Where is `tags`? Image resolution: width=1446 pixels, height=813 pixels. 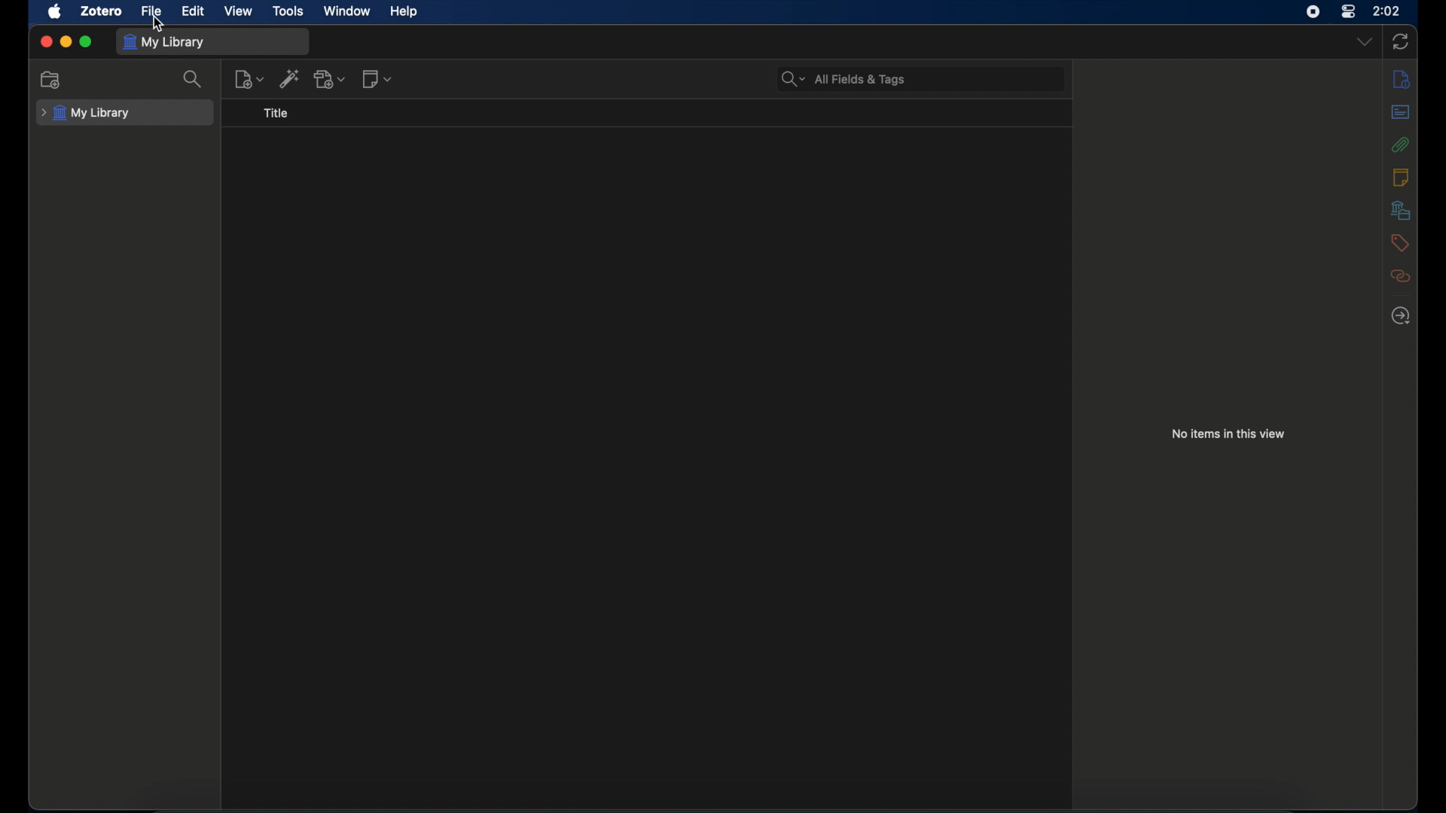
tags is located at coordinates (1399, 243).